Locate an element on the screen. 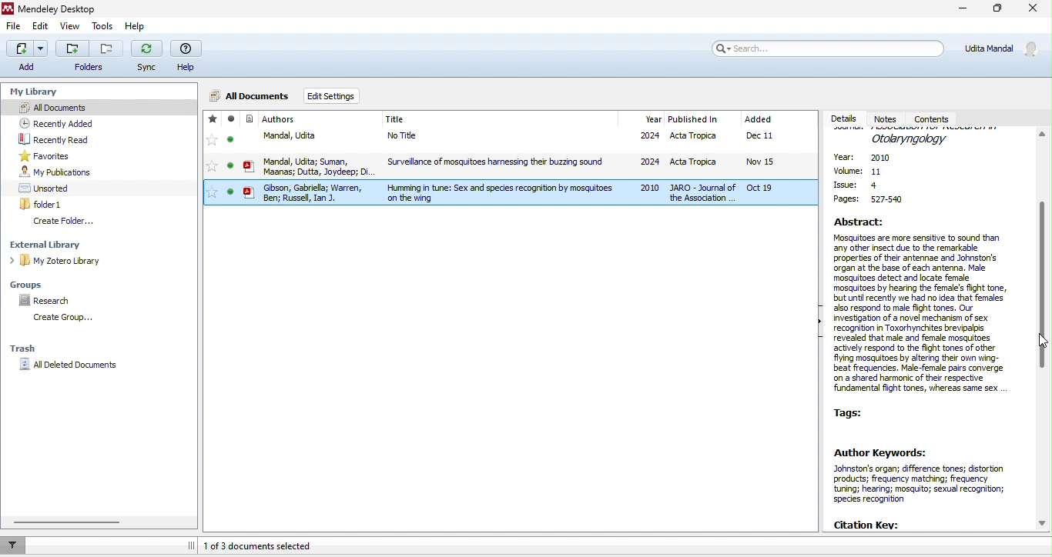   is located at coordinates (89, 55).